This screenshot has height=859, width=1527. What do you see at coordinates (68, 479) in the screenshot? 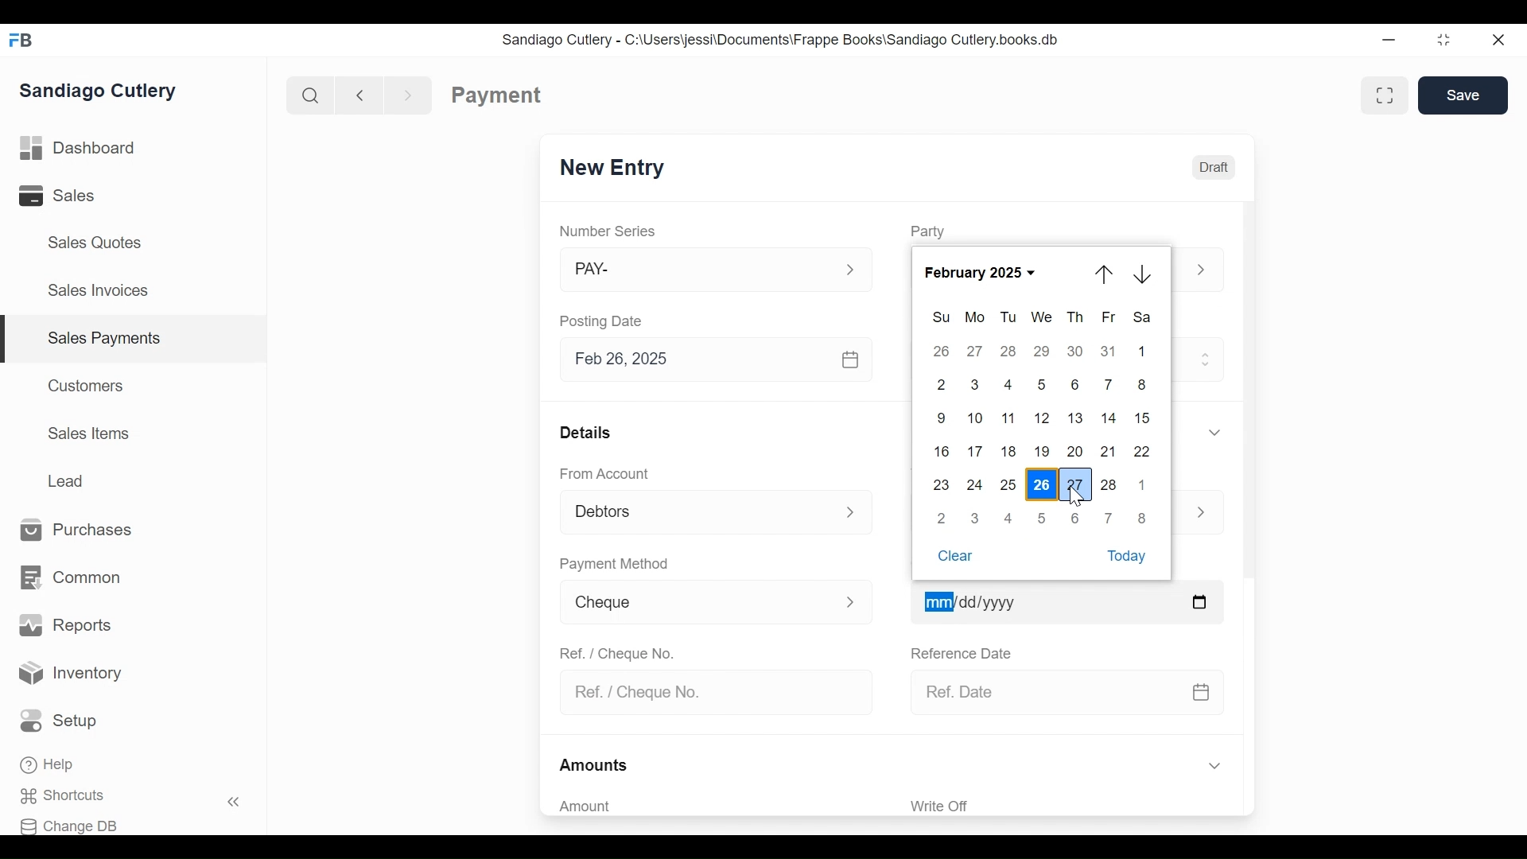
I see `Lead` at bounding box center [68, 479].